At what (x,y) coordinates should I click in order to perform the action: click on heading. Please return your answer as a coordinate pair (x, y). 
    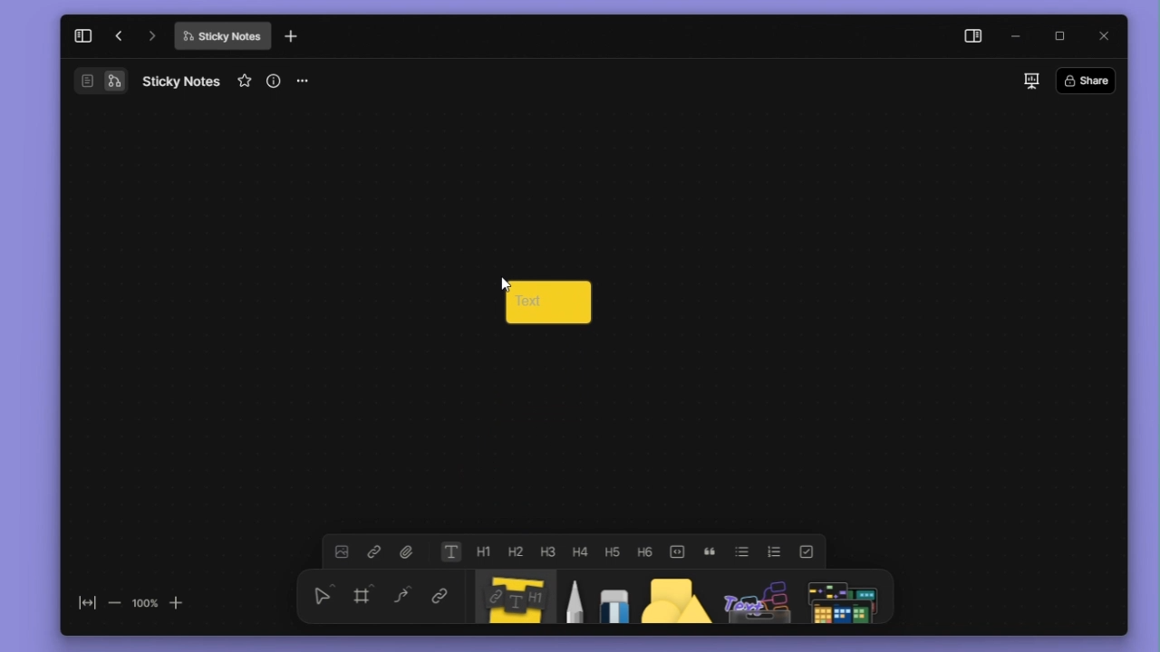
    Looking at the image, I should click on (651, 553).